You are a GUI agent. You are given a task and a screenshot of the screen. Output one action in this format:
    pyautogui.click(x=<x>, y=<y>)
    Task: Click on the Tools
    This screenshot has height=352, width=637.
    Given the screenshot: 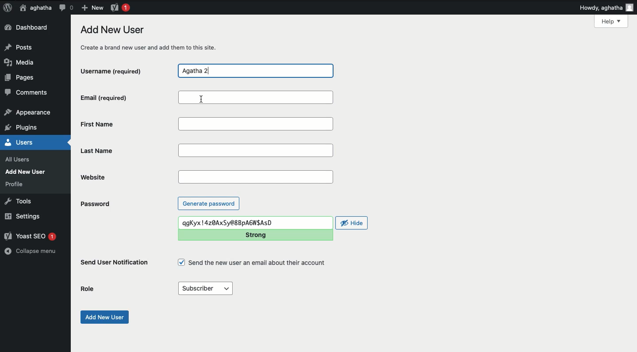 What is the action you would take?
    pyautogui.click(x=19, y=200)
    